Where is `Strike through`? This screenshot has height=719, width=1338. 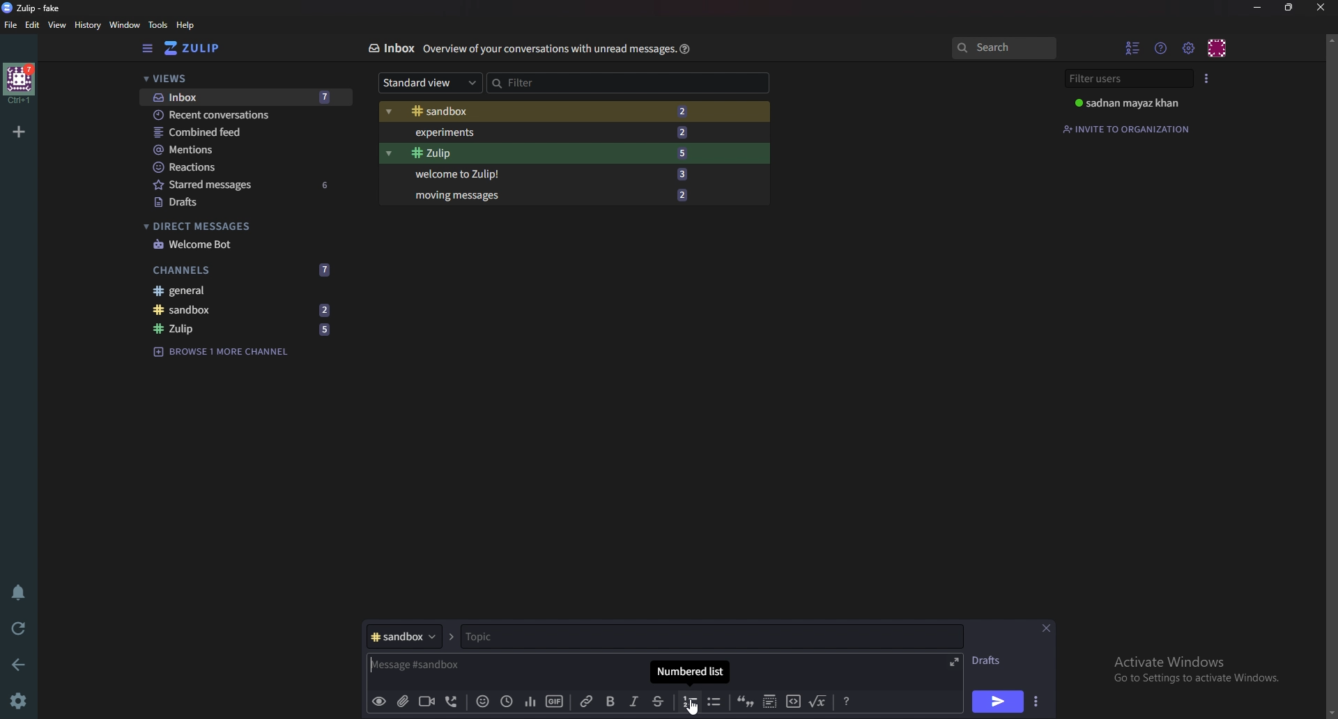 Strike through is located at coordinates (659, 702).